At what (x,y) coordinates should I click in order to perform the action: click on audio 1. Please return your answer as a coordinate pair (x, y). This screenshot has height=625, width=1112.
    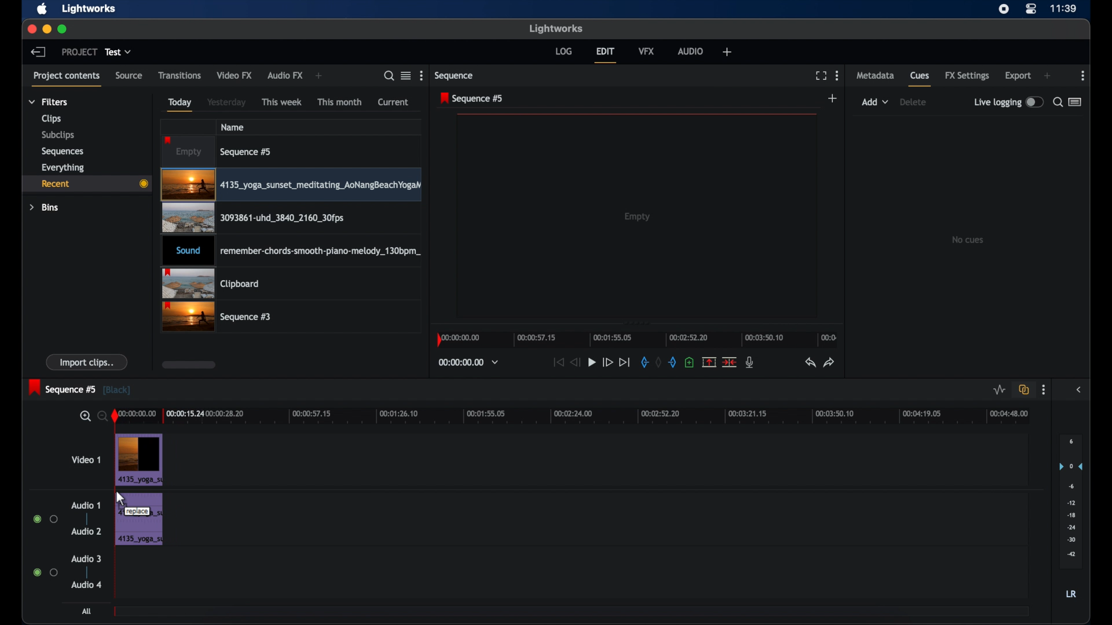
    Looking at the image, I should click on (86, 505).